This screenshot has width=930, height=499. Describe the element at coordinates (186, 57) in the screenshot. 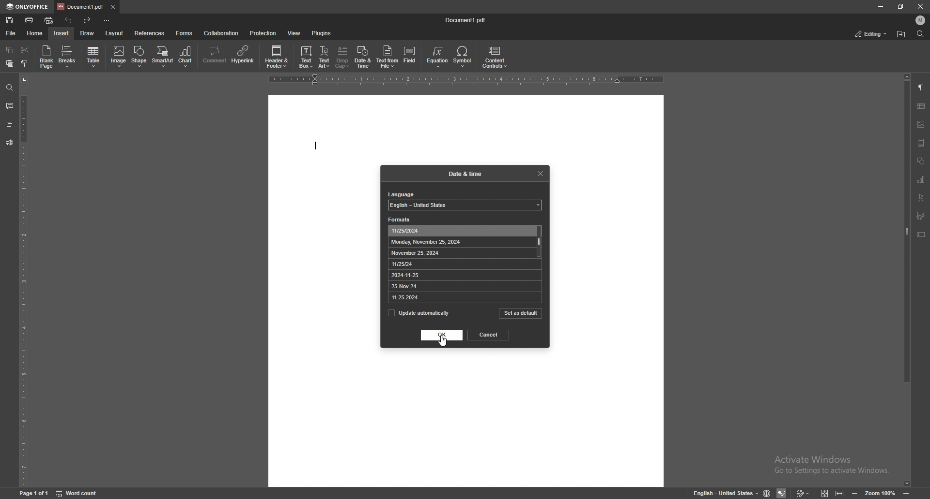

I see `chart` at that location.